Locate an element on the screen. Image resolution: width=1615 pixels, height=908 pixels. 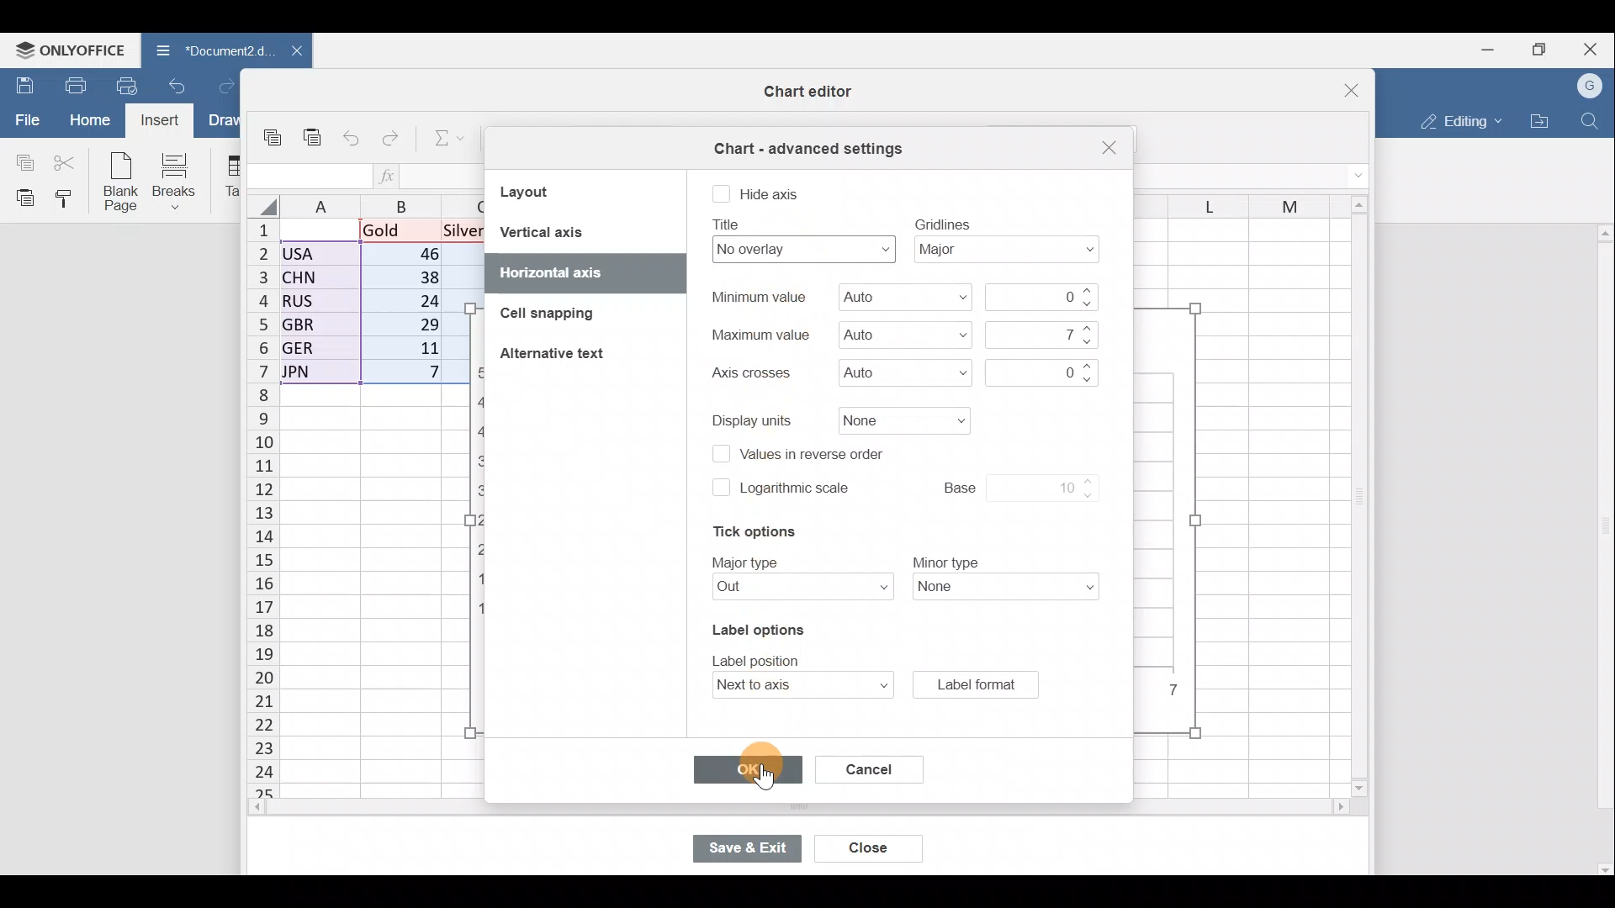
text is located at coordinates (729, 224).